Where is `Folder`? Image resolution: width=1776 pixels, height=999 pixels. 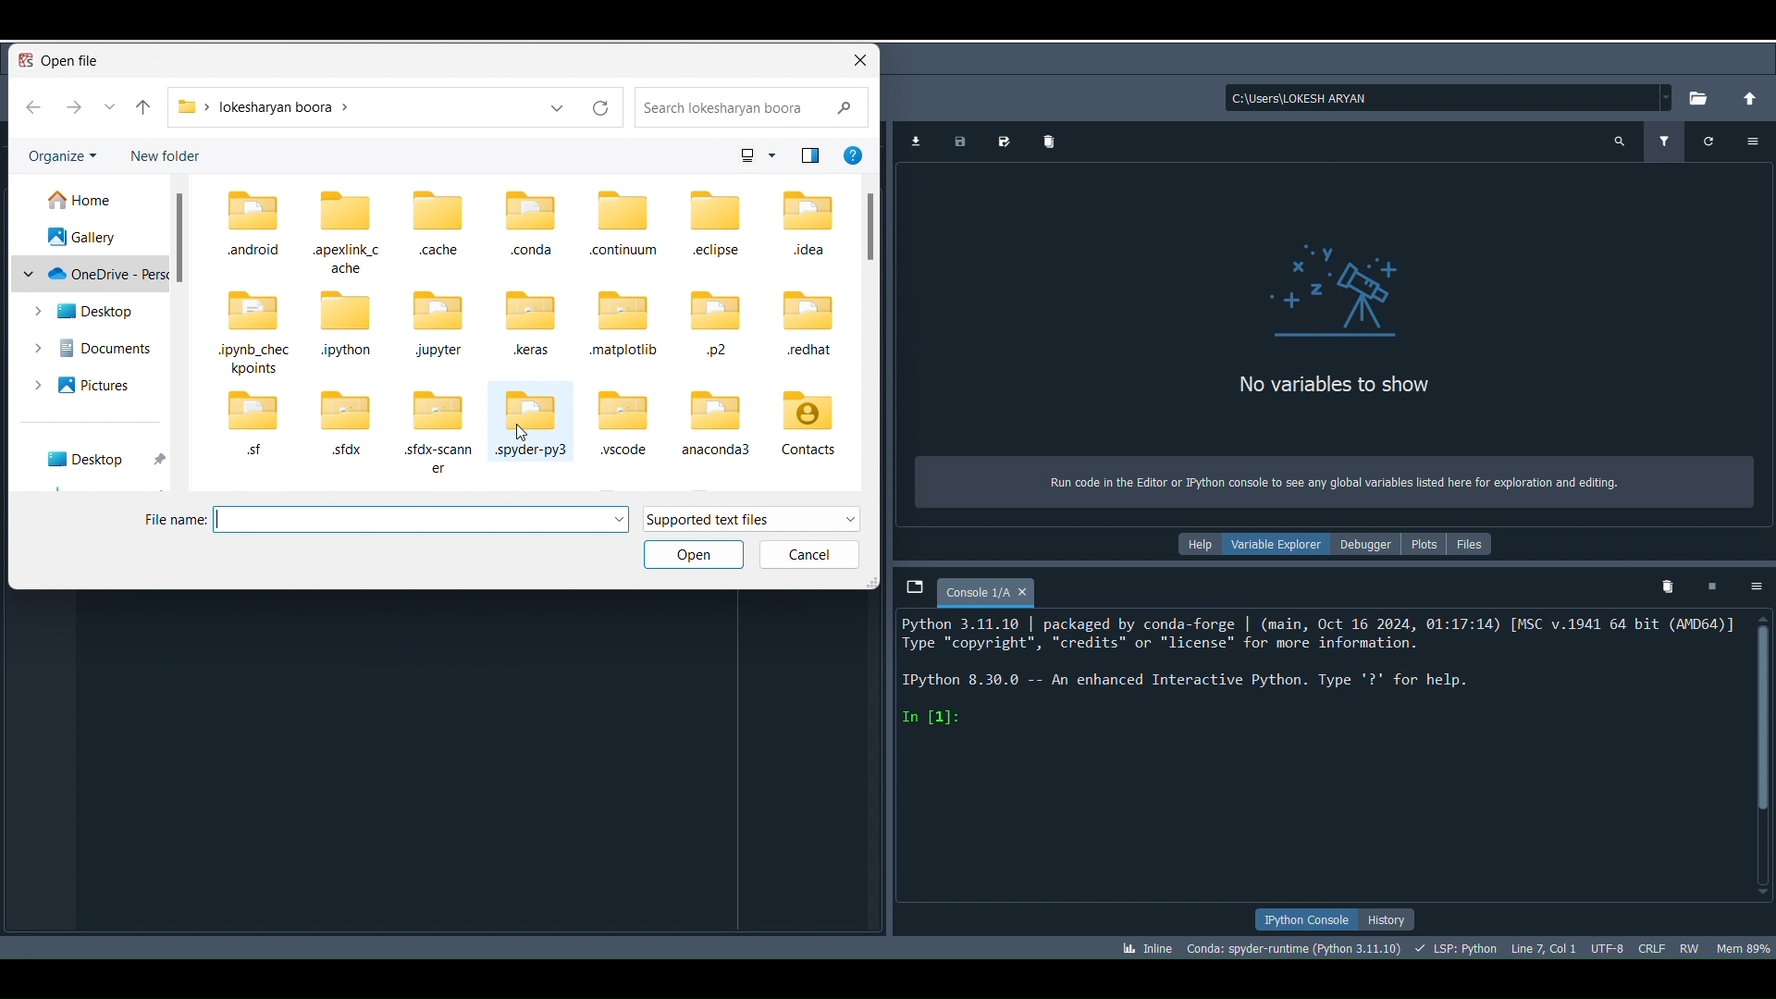
Folder is located at coordinates (344, 422).